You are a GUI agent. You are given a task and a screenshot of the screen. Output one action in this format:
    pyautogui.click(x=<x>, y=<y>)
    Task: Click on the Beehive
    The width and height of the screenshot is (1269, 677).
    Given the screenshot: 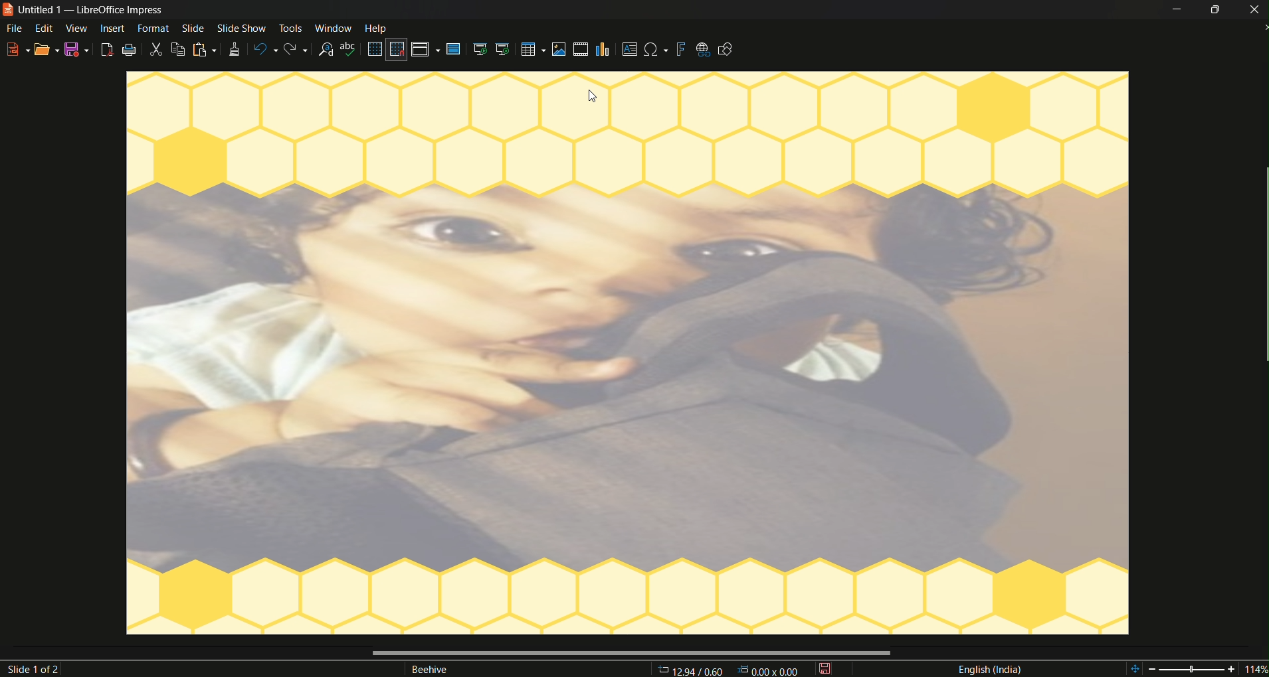 What is the action you would take?
    pyautogui.click(x=435, y=669)
    